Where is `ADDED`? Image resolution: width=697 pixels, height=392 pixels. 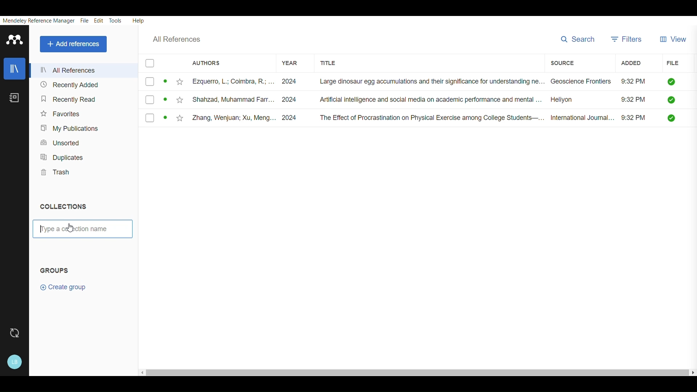
ADDED is located at coordinates (628, 64).